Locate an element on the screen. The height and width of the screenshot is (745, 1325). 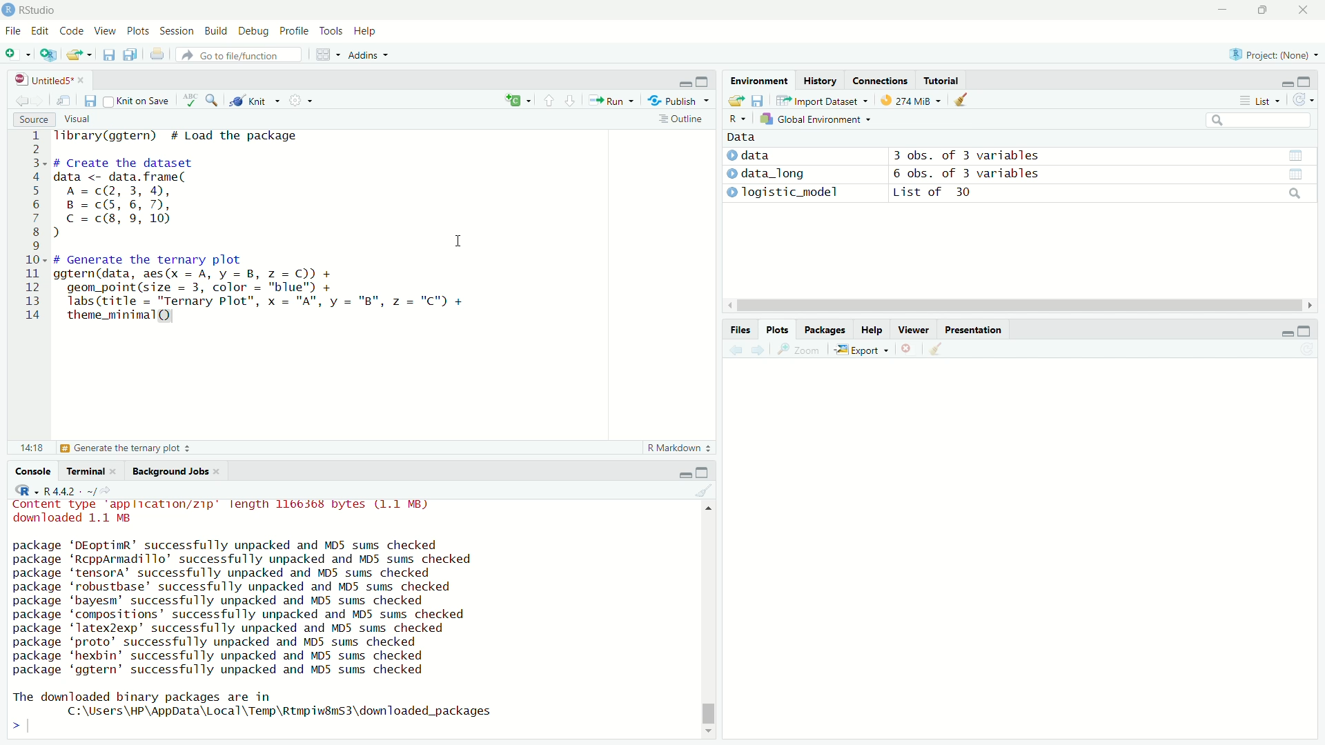
Session is located at coordinates (176, 32).